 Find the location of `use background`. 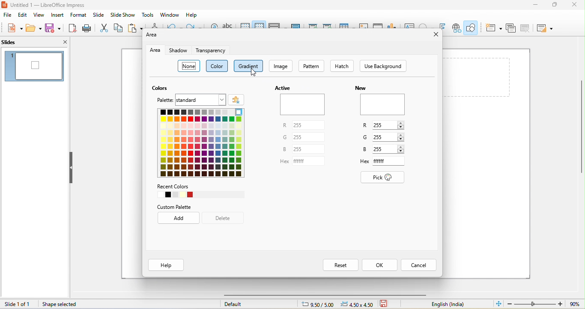

use background is located at coordinates (384, 66).